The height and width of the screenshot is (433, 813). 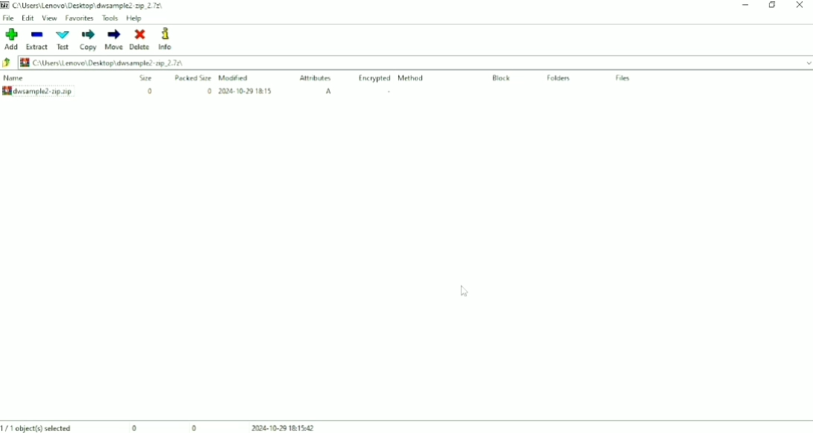 I want to click on 0, so click(x=208, y=92).